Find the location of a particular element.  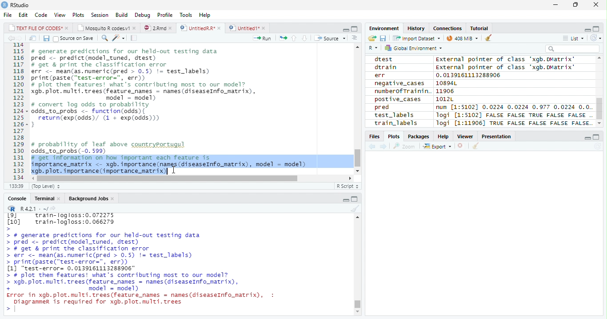

# generate predictions for our held-out testing data
pred <- predict(model_tuned, drest)
# get & print the classification error
err <- mean(as.numeric(pred > 0.5) != test_labels)
print (paste(“test-error=", err))
# plot them features! what's contributing most to our model?
gb. plot. multi. trees (feature_names = names (diseaseInfo_matrix),
model = model)
# convert log odds to probability
odds_to_probs <- function(odds){
return(exp(odds)/ (1 + exp(0dds)))
3 is located at coordinates (148, 90).